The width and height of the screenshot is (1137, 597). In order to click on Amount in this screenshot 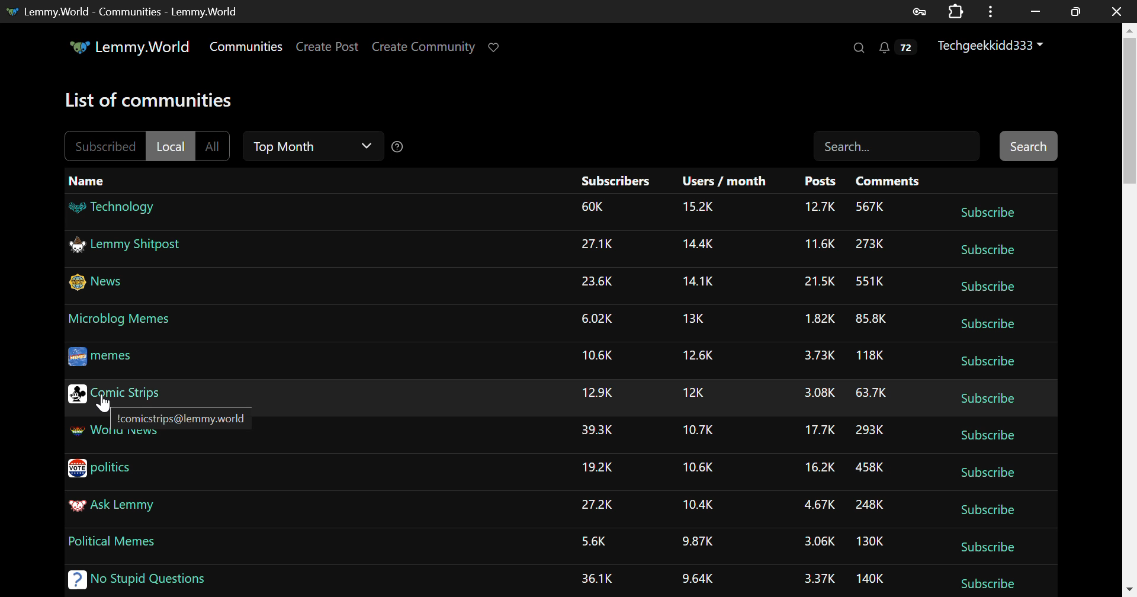, I will do `click(869, 505)`.